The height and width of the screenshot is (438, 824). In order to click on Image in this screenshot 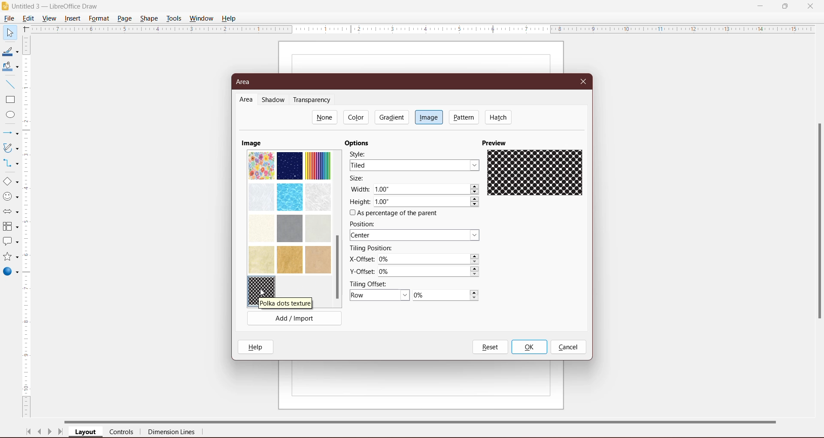, I will do `click(429, 117)`.